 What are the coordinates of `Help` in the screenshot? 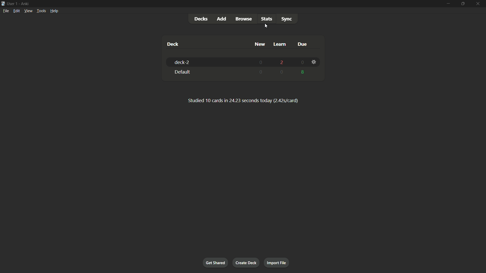 It's located at (55, 12).